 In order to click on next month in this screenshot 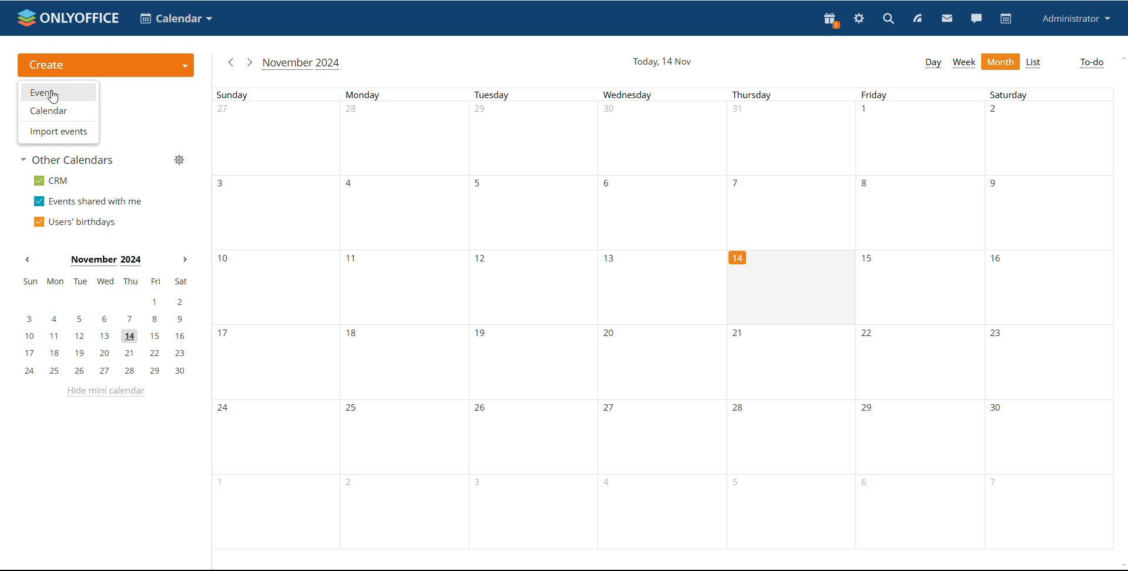, I will do `click(185, 260)`.